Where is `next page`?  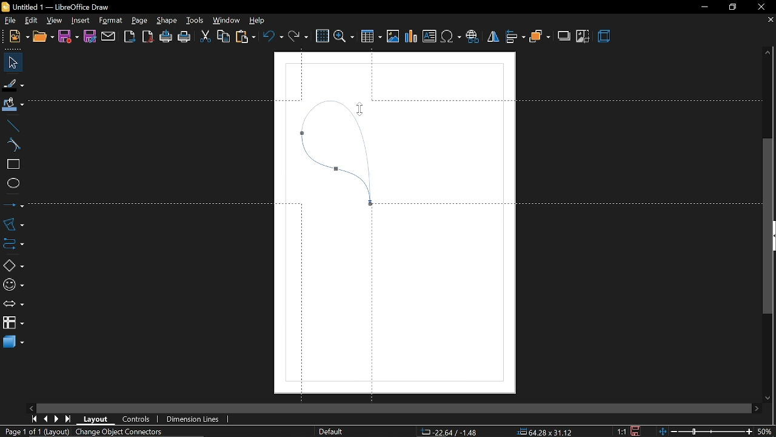 next page is located at coordinates (56, 419).